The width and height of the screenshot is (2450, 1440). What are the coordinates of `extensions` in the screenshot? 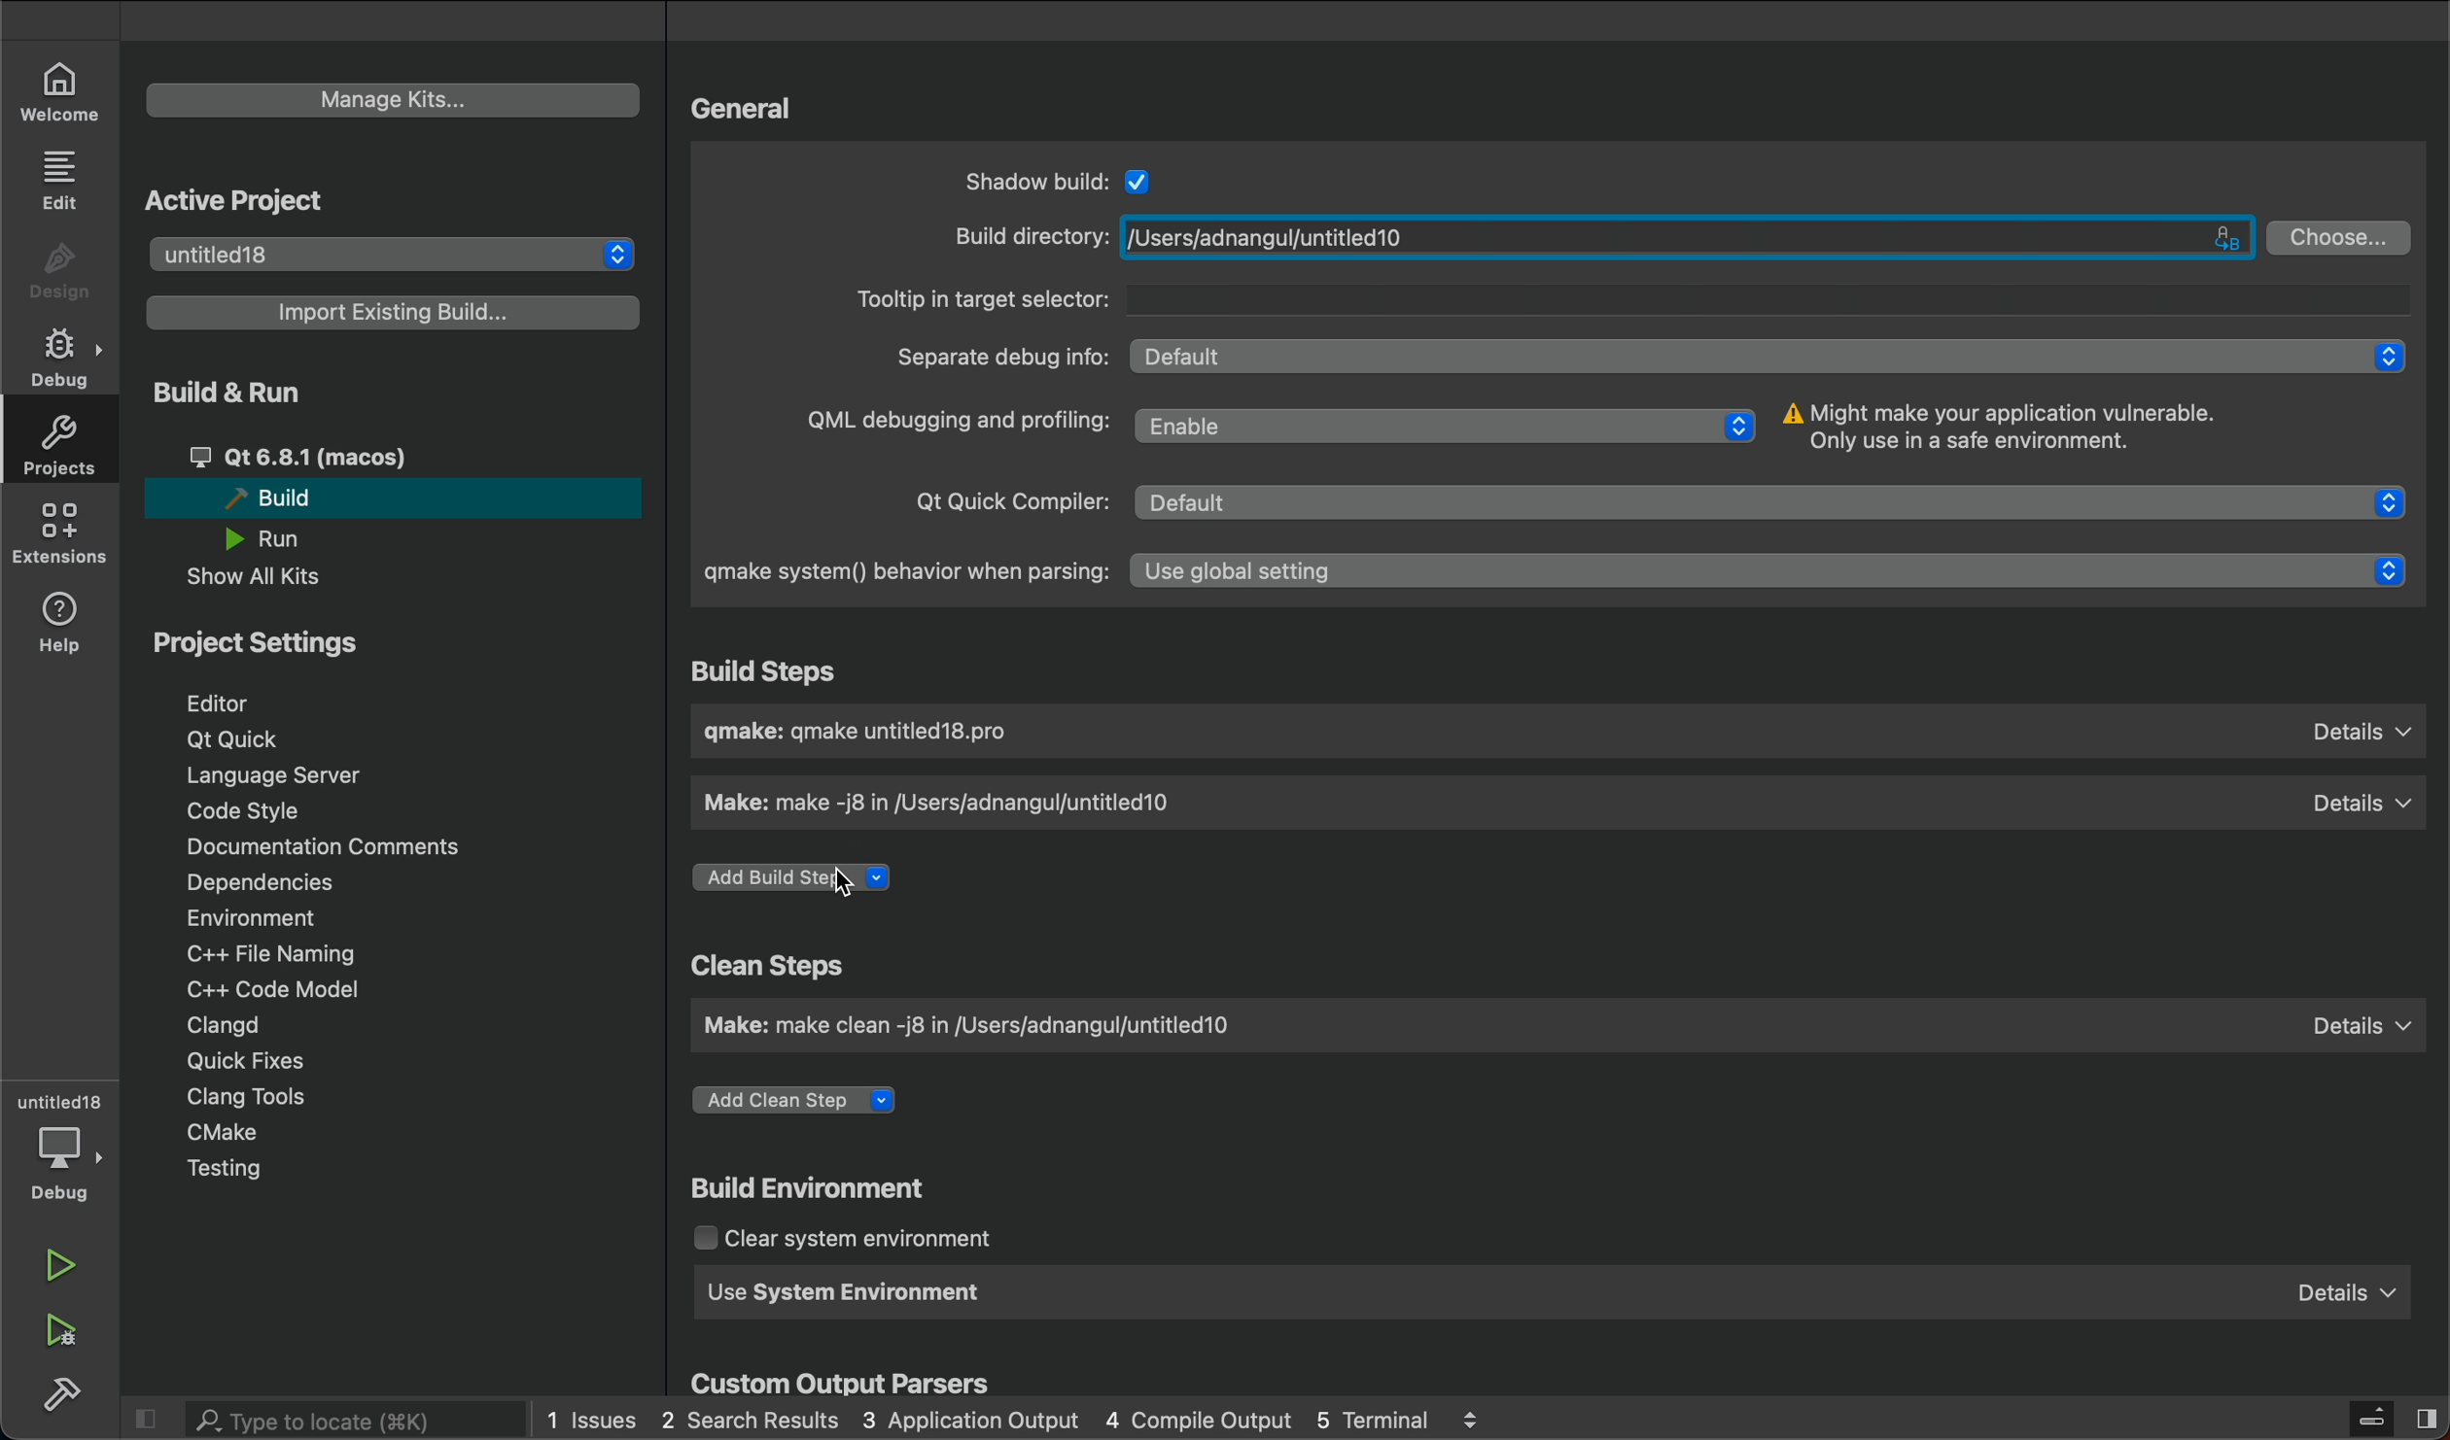 It's located at (62, 537).